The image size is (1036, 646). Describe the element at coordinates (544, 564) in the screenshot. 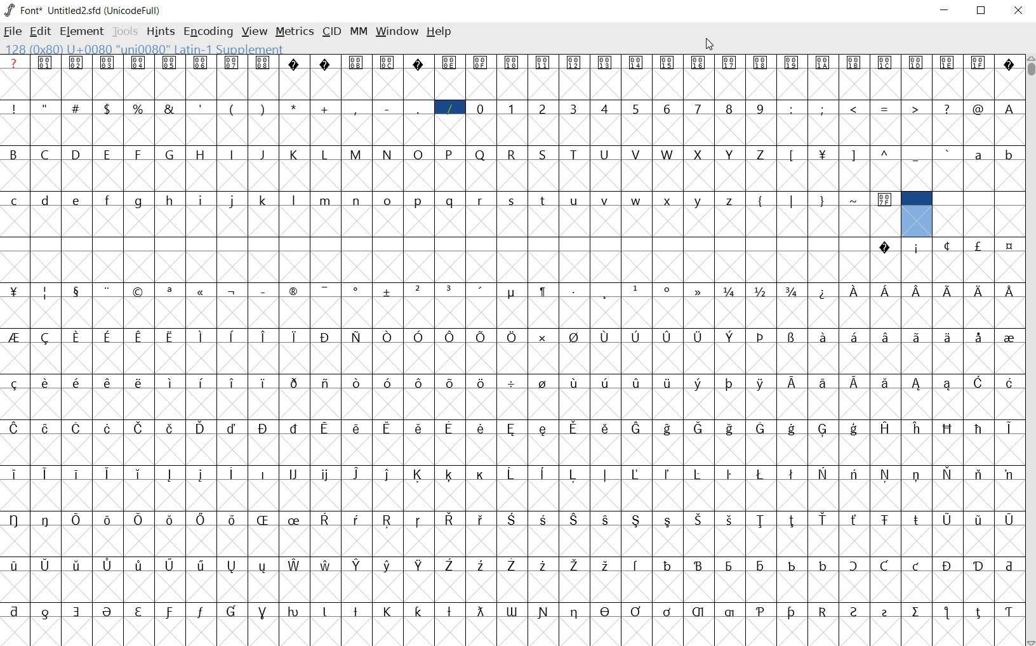

I see `Symbol` at that location.